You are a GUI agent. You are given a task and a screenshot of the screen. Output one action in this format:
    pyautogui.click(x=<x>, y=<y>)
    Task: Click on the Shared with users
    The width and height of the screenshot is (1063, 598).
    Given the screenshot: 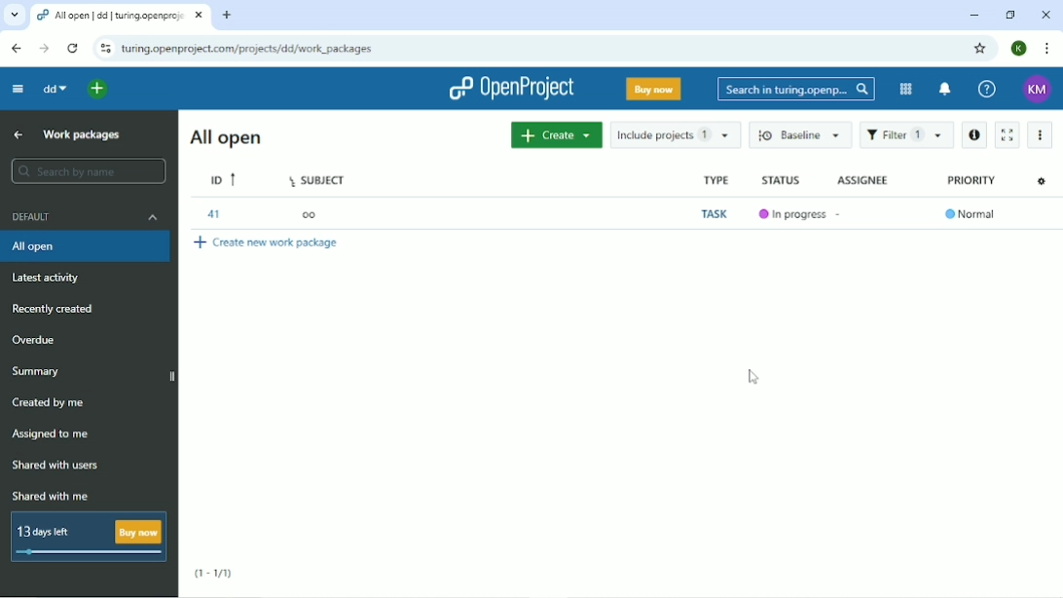 What is the action you would take?
    pyautogui.click(x=57, y=466)
    